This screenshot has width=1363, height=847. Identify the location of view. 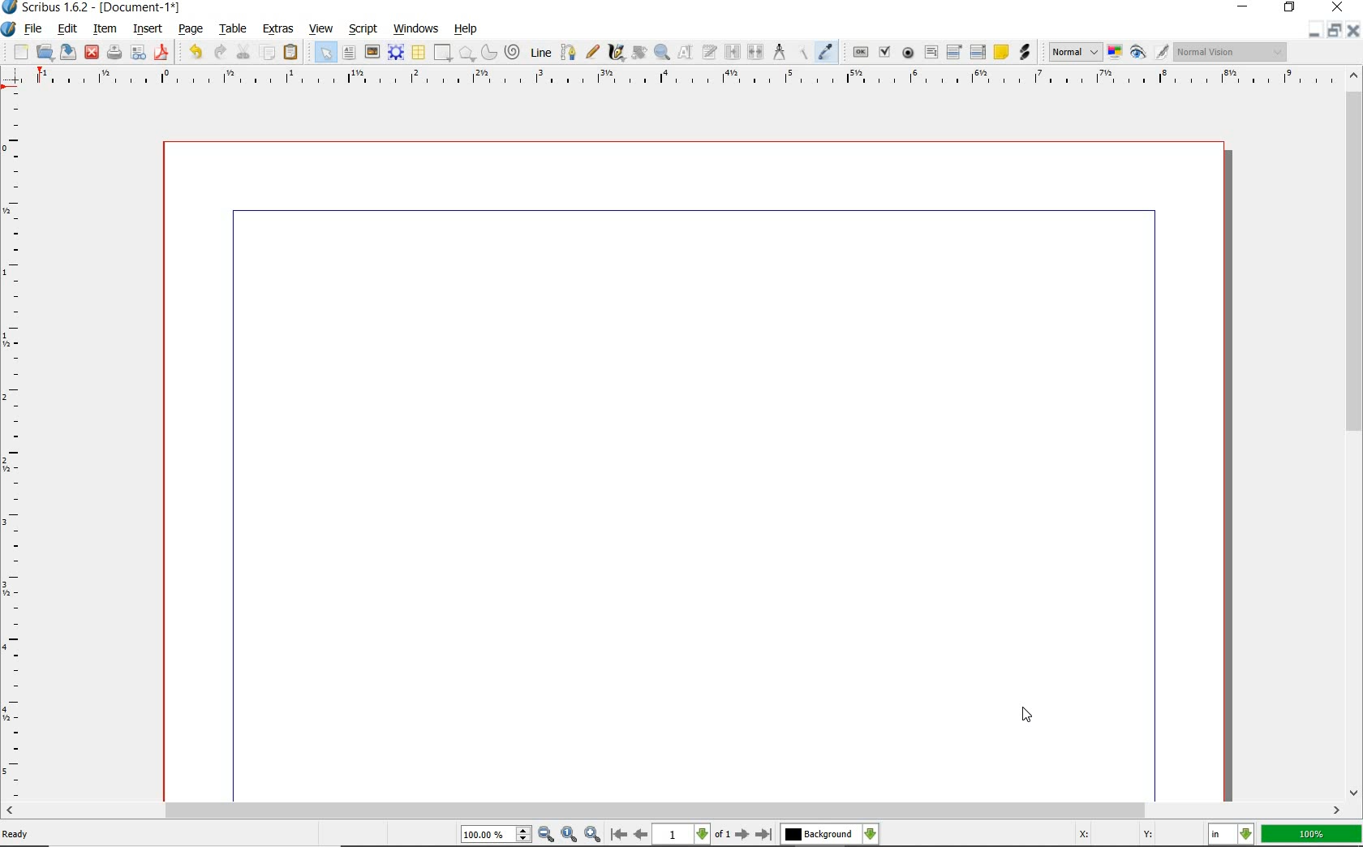
(322, 29).